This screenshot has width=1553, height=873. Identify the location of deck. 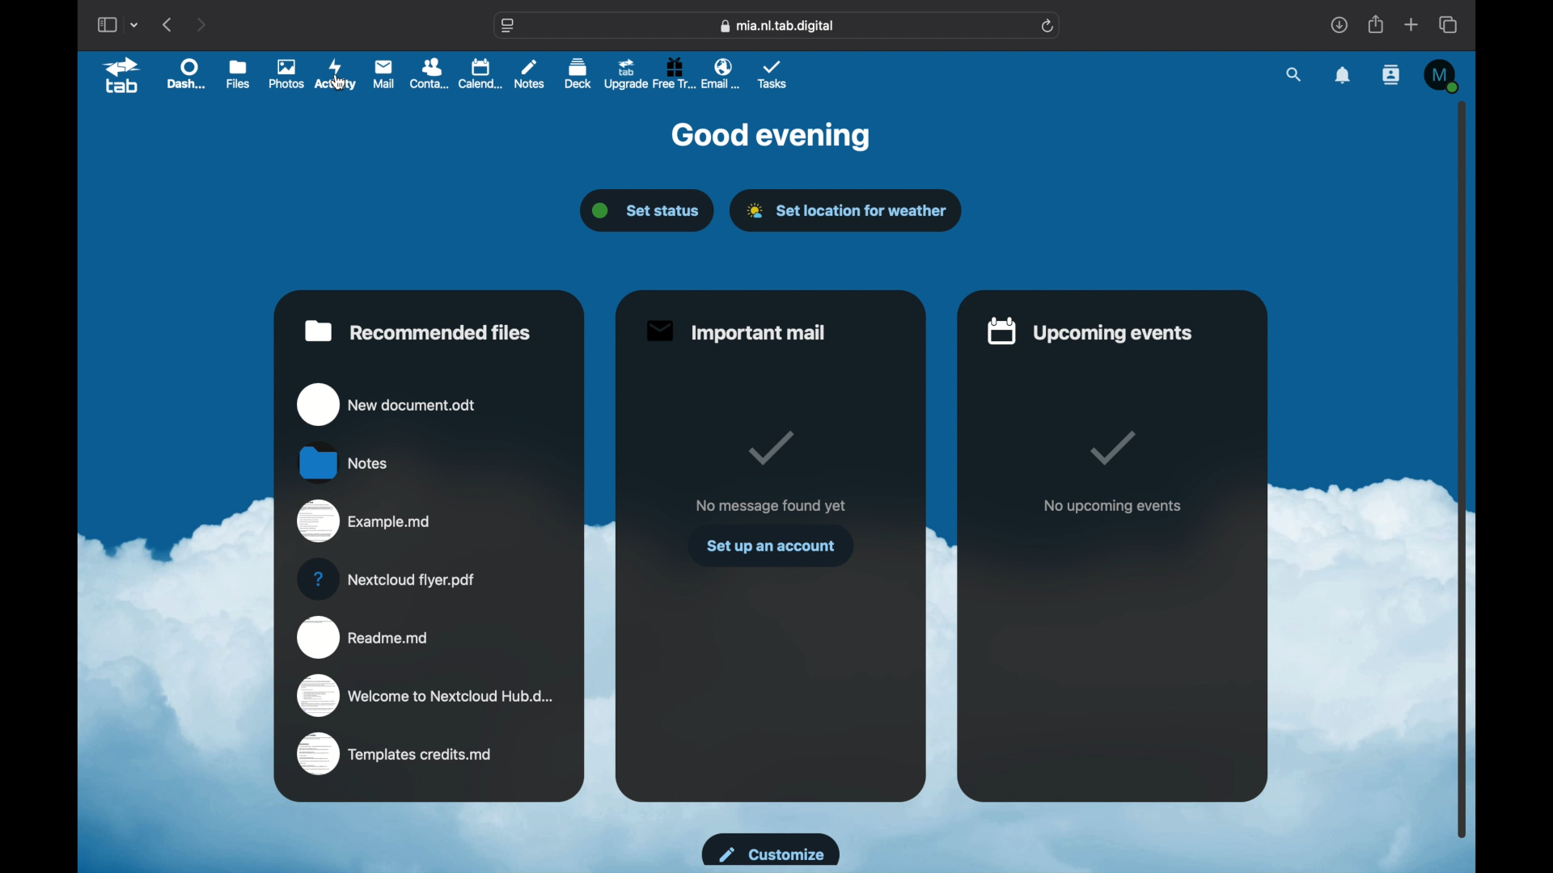
(577, 73).